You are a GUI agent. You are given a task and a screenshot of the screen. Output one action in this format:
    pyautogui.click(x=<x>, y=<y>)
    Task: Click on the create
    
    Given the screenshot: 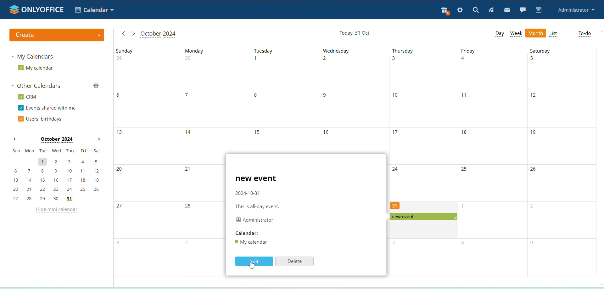 What is the action you would take?
    pyautogui.click(x=56, y=35)
    